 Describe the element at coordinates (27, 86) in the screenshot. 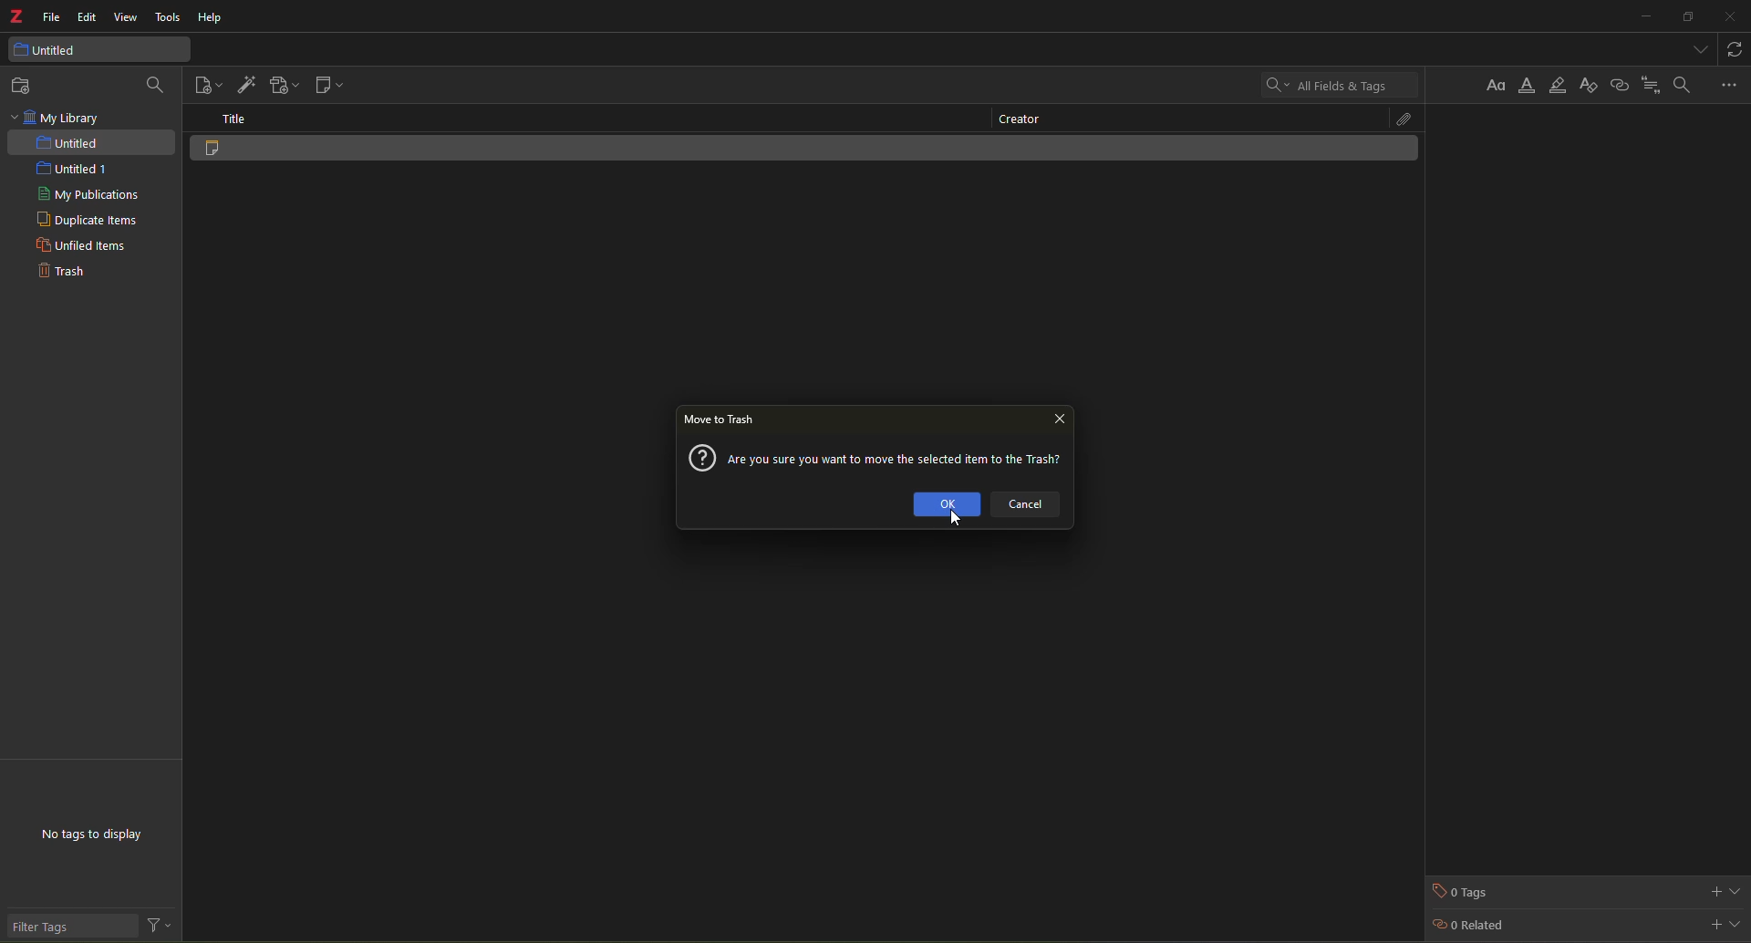

I see `new collection` at that location.